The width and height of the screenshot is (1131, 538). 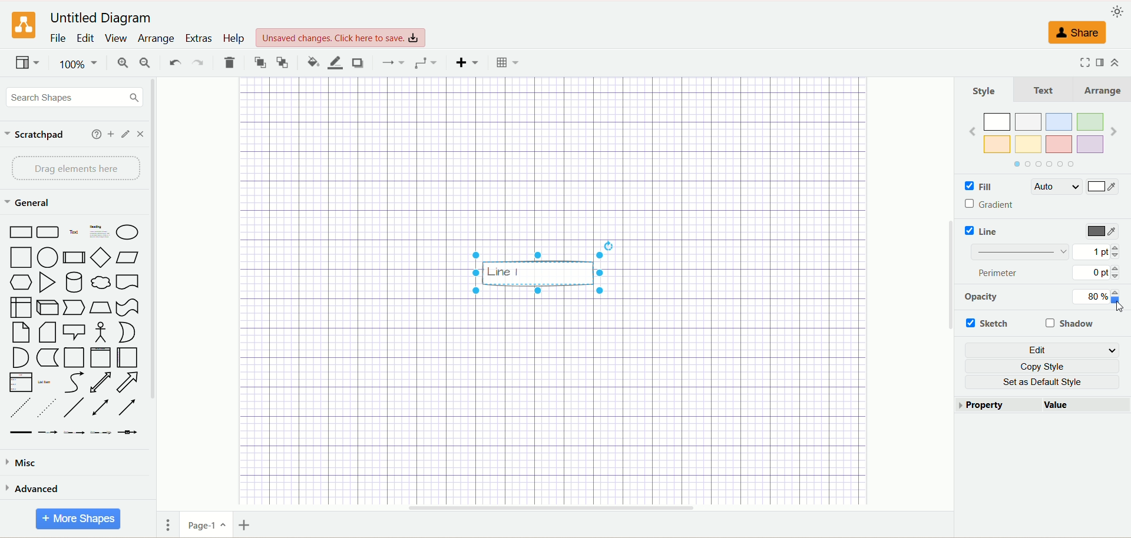 I want to click on Checkbox, so click(x=968, y=204).